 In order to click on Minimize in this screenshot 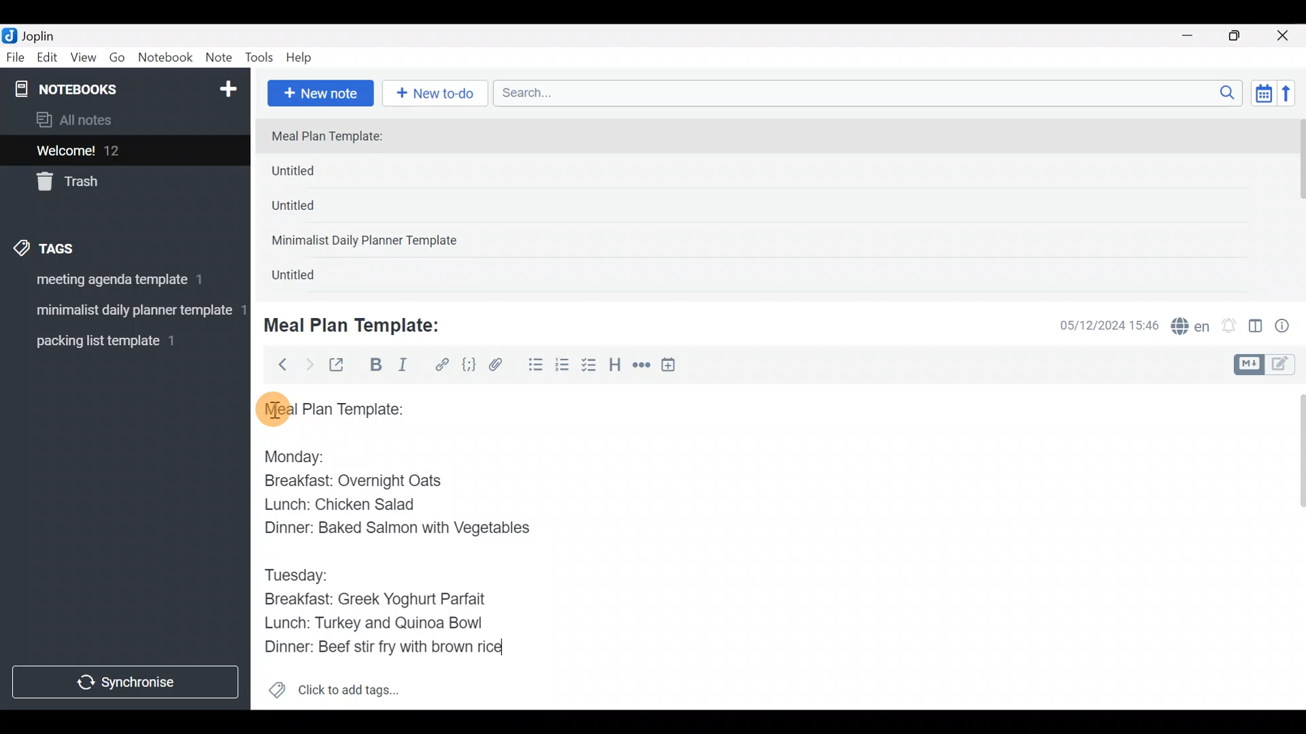, I will do `click(1195, 34)`.